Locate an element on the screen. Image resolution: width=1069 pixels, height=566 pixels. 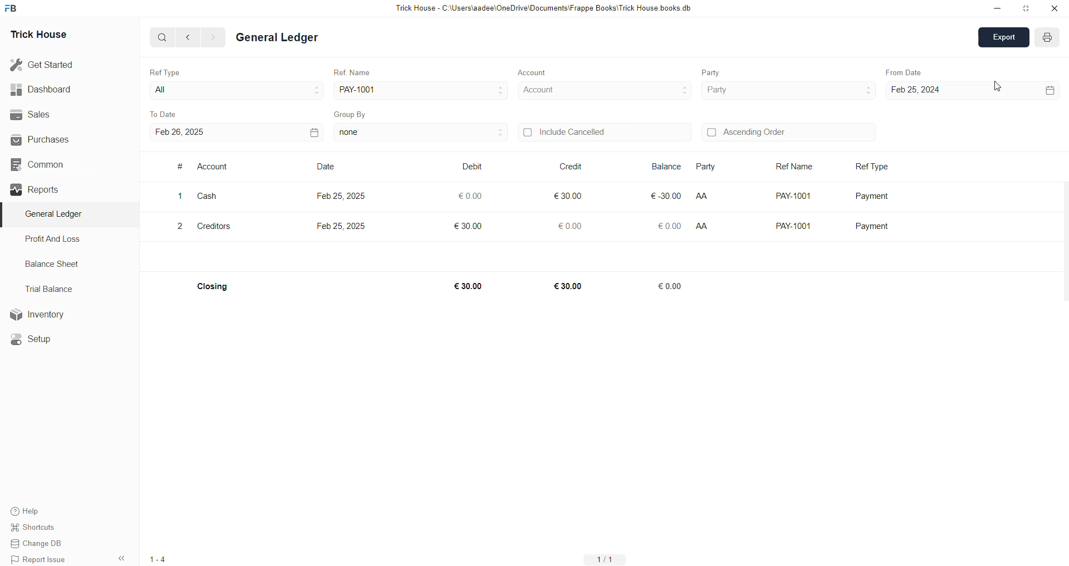
Feb 25, 2024 is located at coordinates (972, 89).